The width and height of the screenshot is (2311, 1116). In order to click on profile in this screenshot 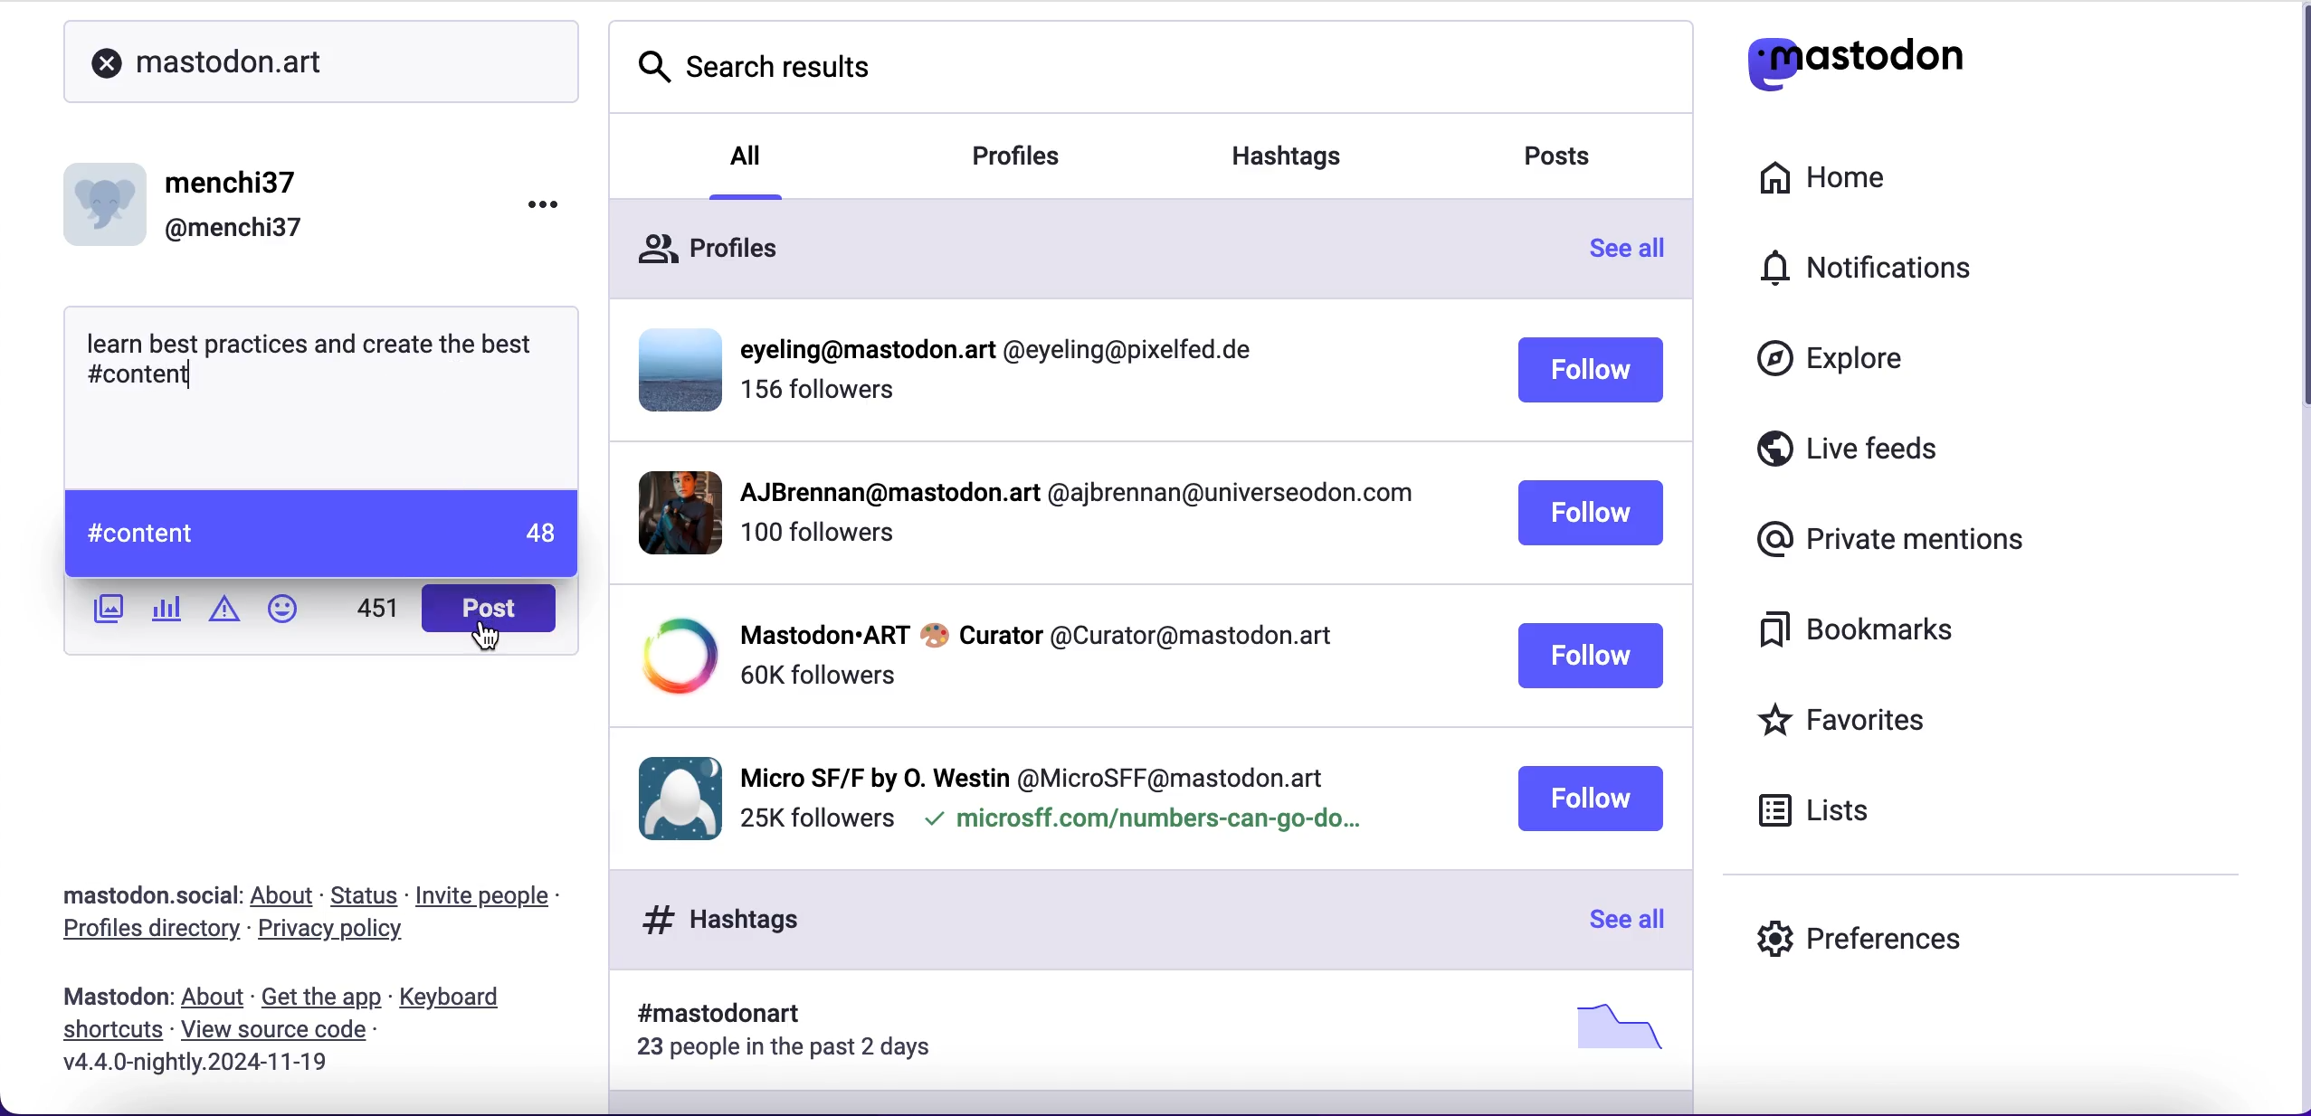, I will do `click(1034, 773)`.